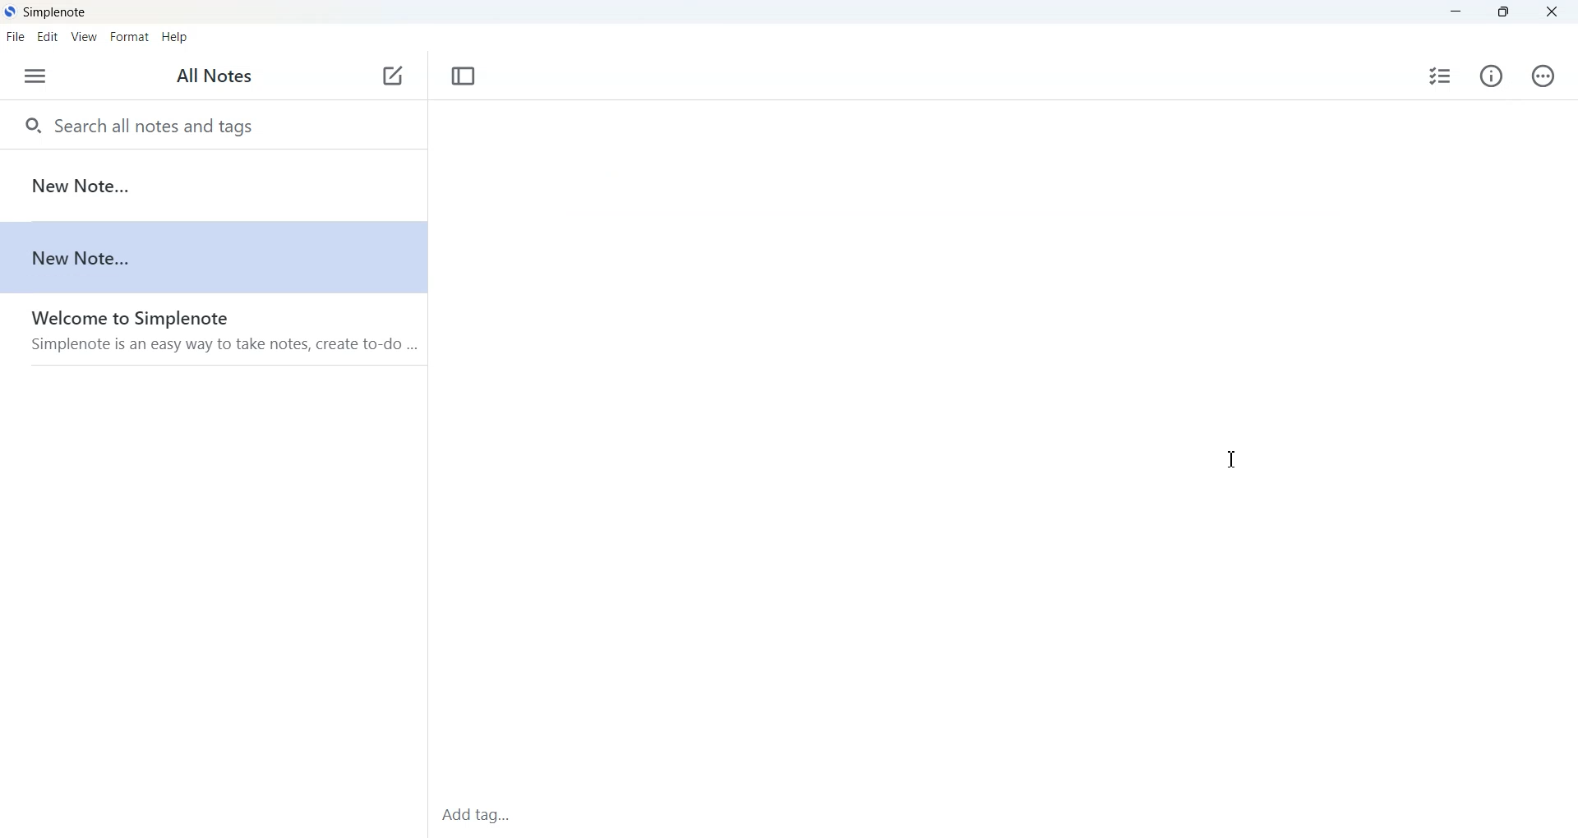 The width and height of the screenshot is (1578, 838). What do you see at coordinates (496, 815) in the screenshot?
I see `Add tag` at bounding box center [496, 815].